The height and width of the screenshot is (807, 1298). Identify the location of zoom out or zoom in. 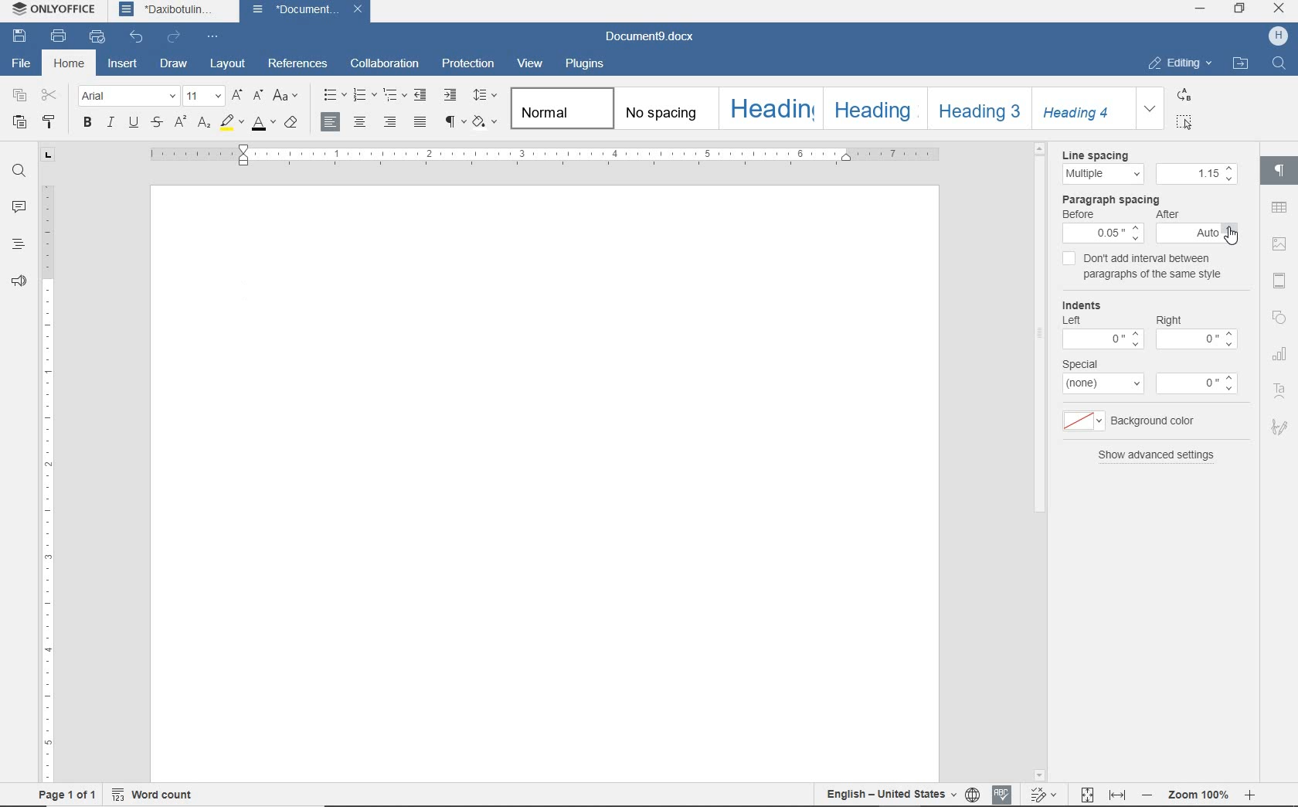
(1147, 795).